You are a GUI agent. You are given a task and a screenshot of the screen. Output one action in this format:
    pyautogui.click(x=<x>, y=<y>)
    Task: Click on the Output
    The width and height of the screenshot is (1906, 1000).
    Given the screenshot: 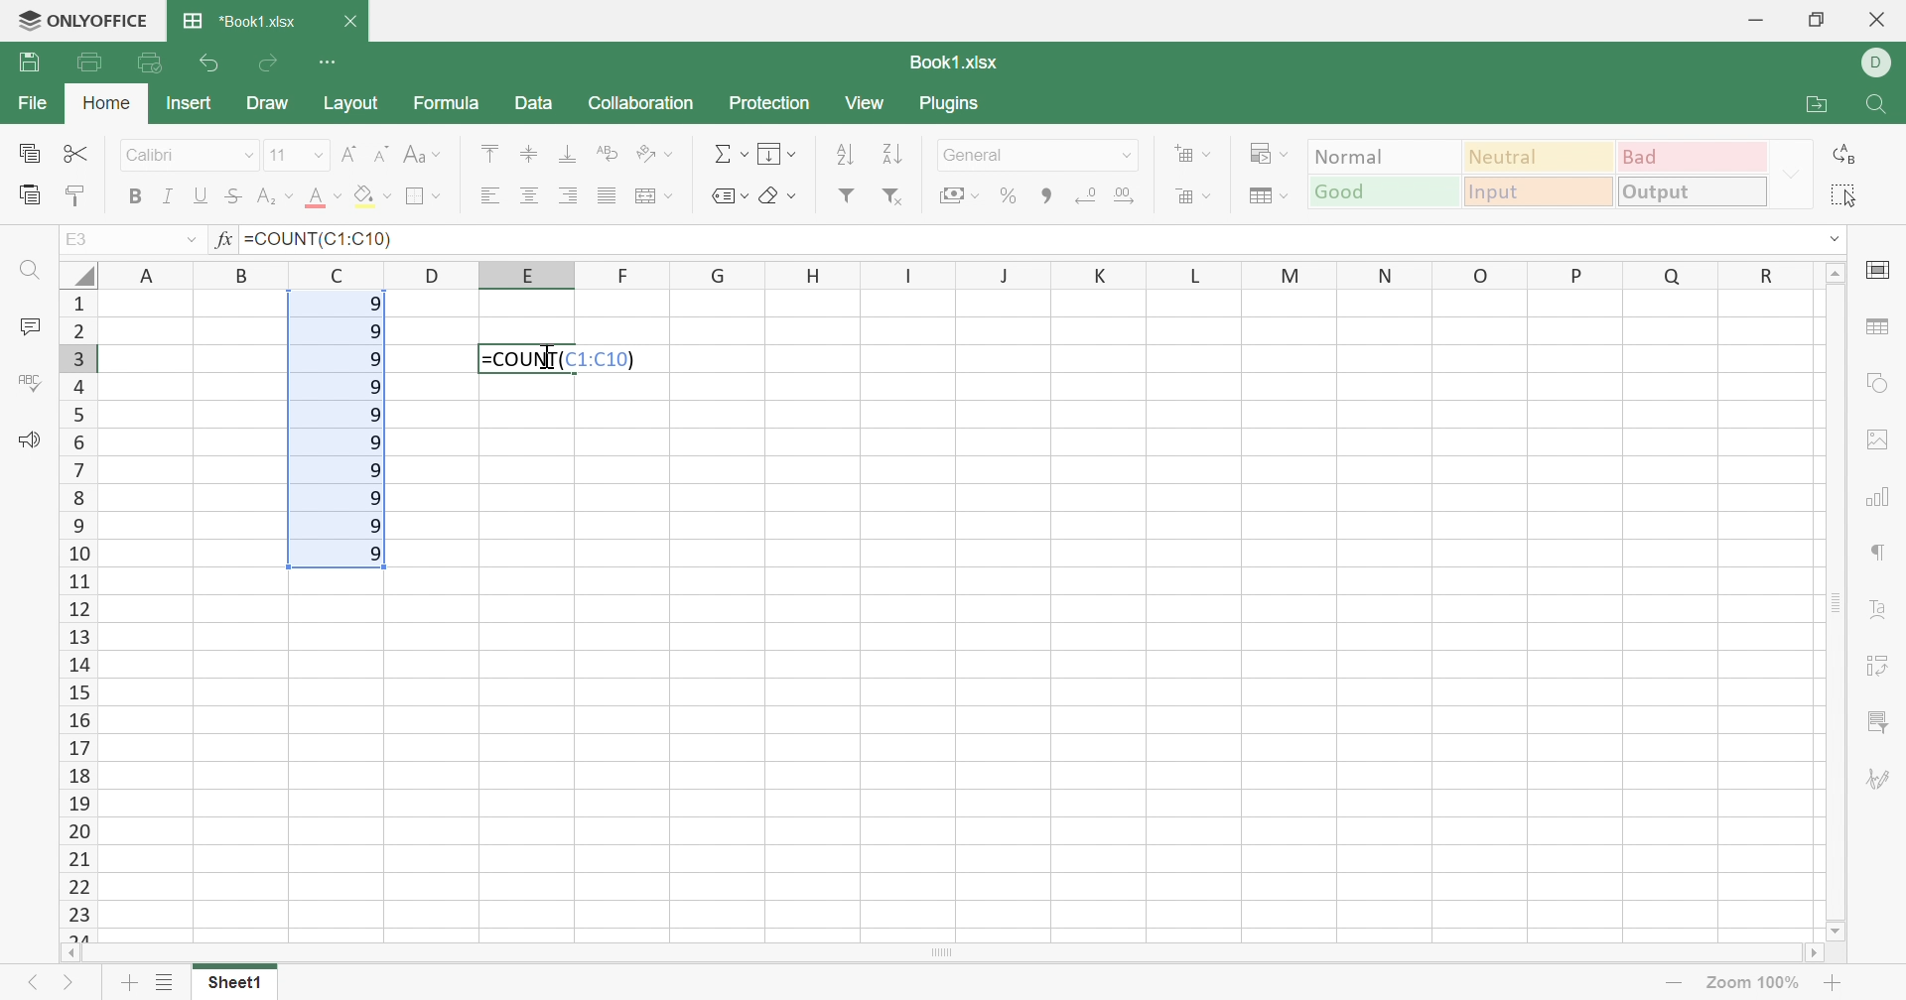 What is the action you would take?
    pyautogui.click(x=1691, y=192)
    